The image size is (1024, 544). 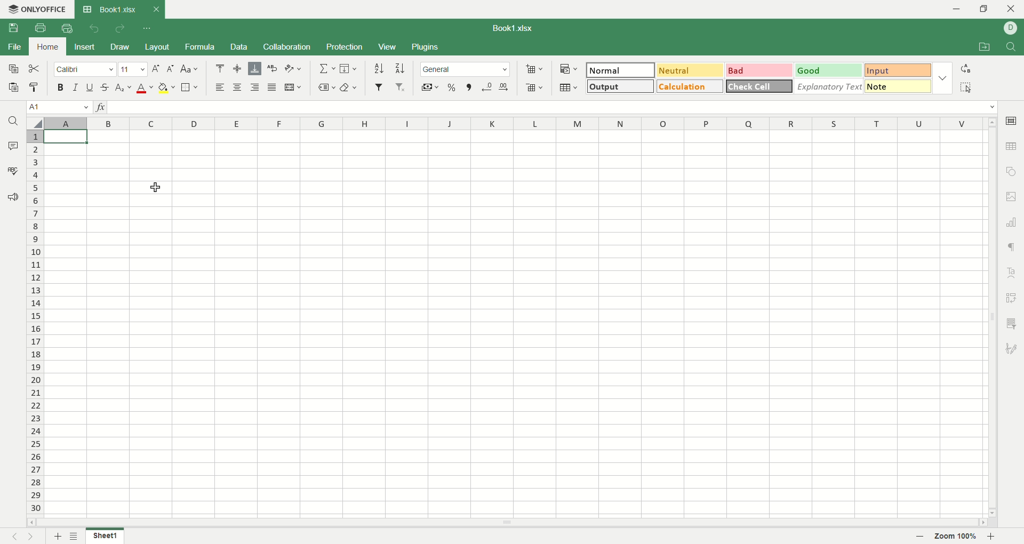 I want to click on image settings, so click(x=1012, y=196).